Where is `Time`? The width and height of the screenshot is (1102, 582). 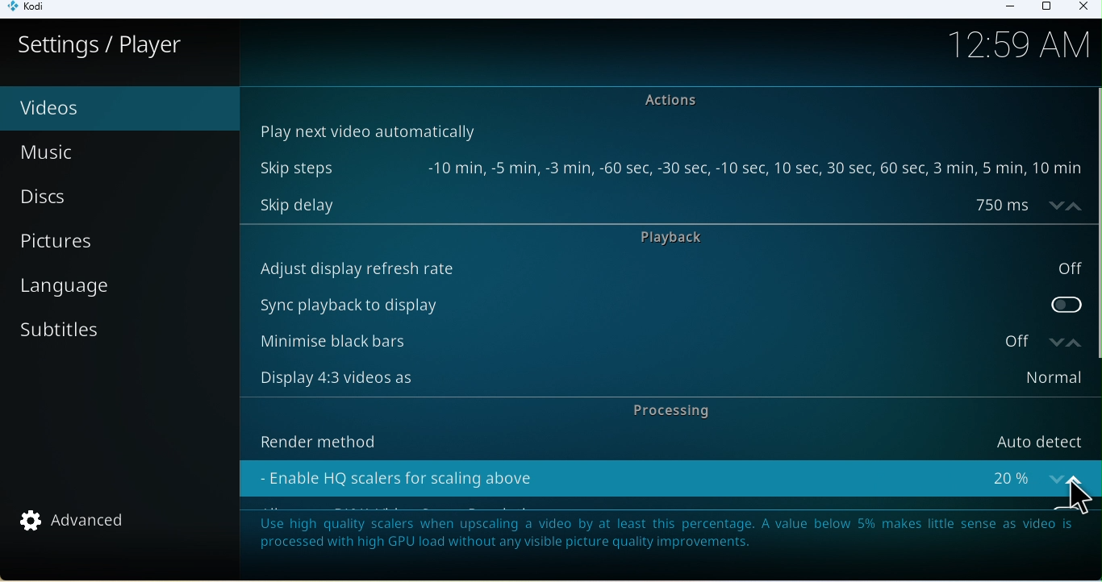
Time is located at coordinates (1025, 48).